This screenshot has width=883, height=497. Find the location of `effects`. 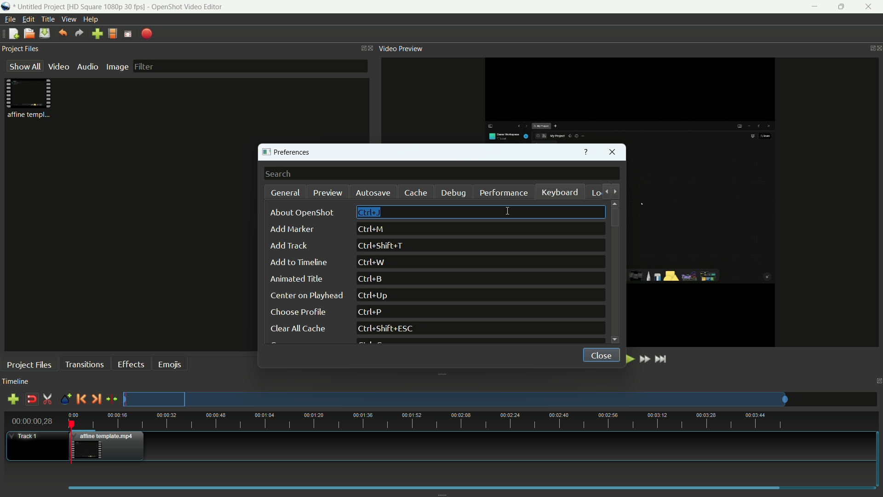

effects is located at coordinates (132, 364).